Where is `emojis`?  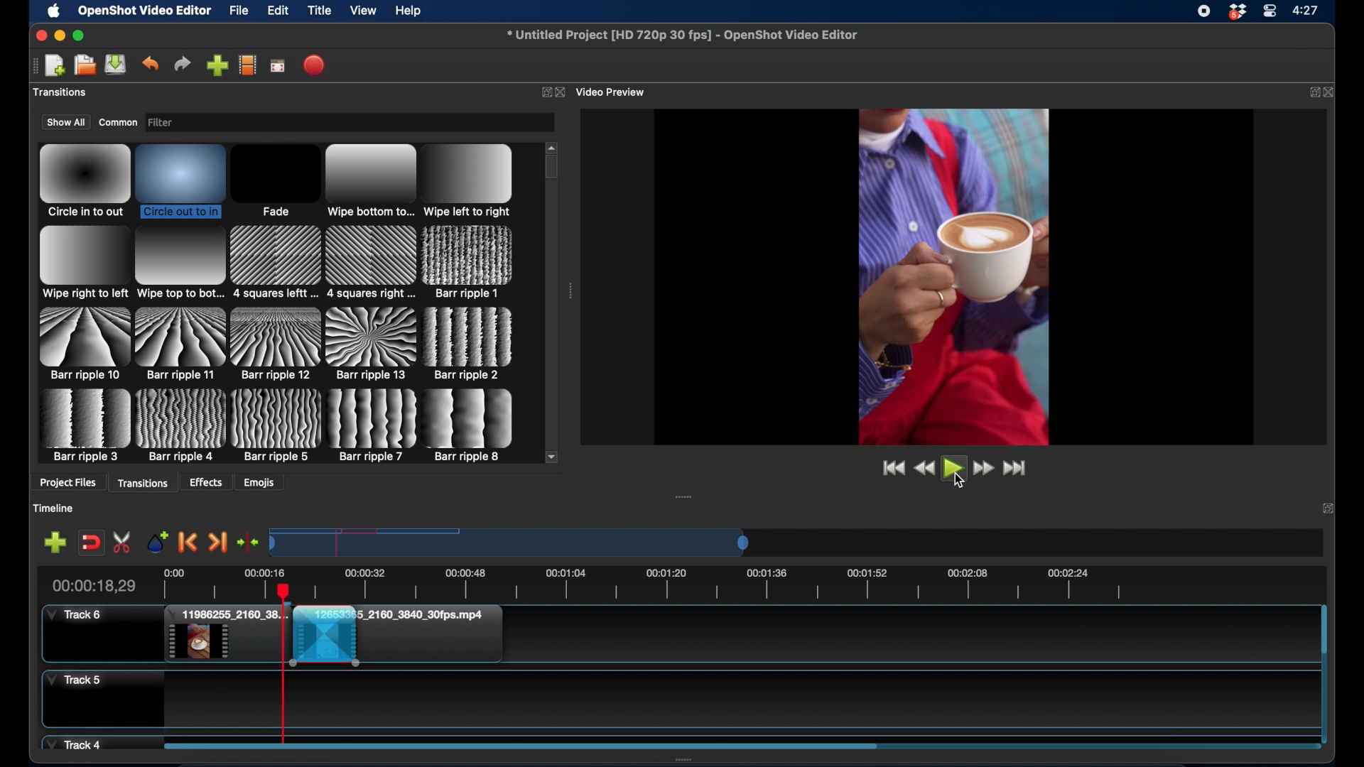
emojis is located at coordinates (259, 482).